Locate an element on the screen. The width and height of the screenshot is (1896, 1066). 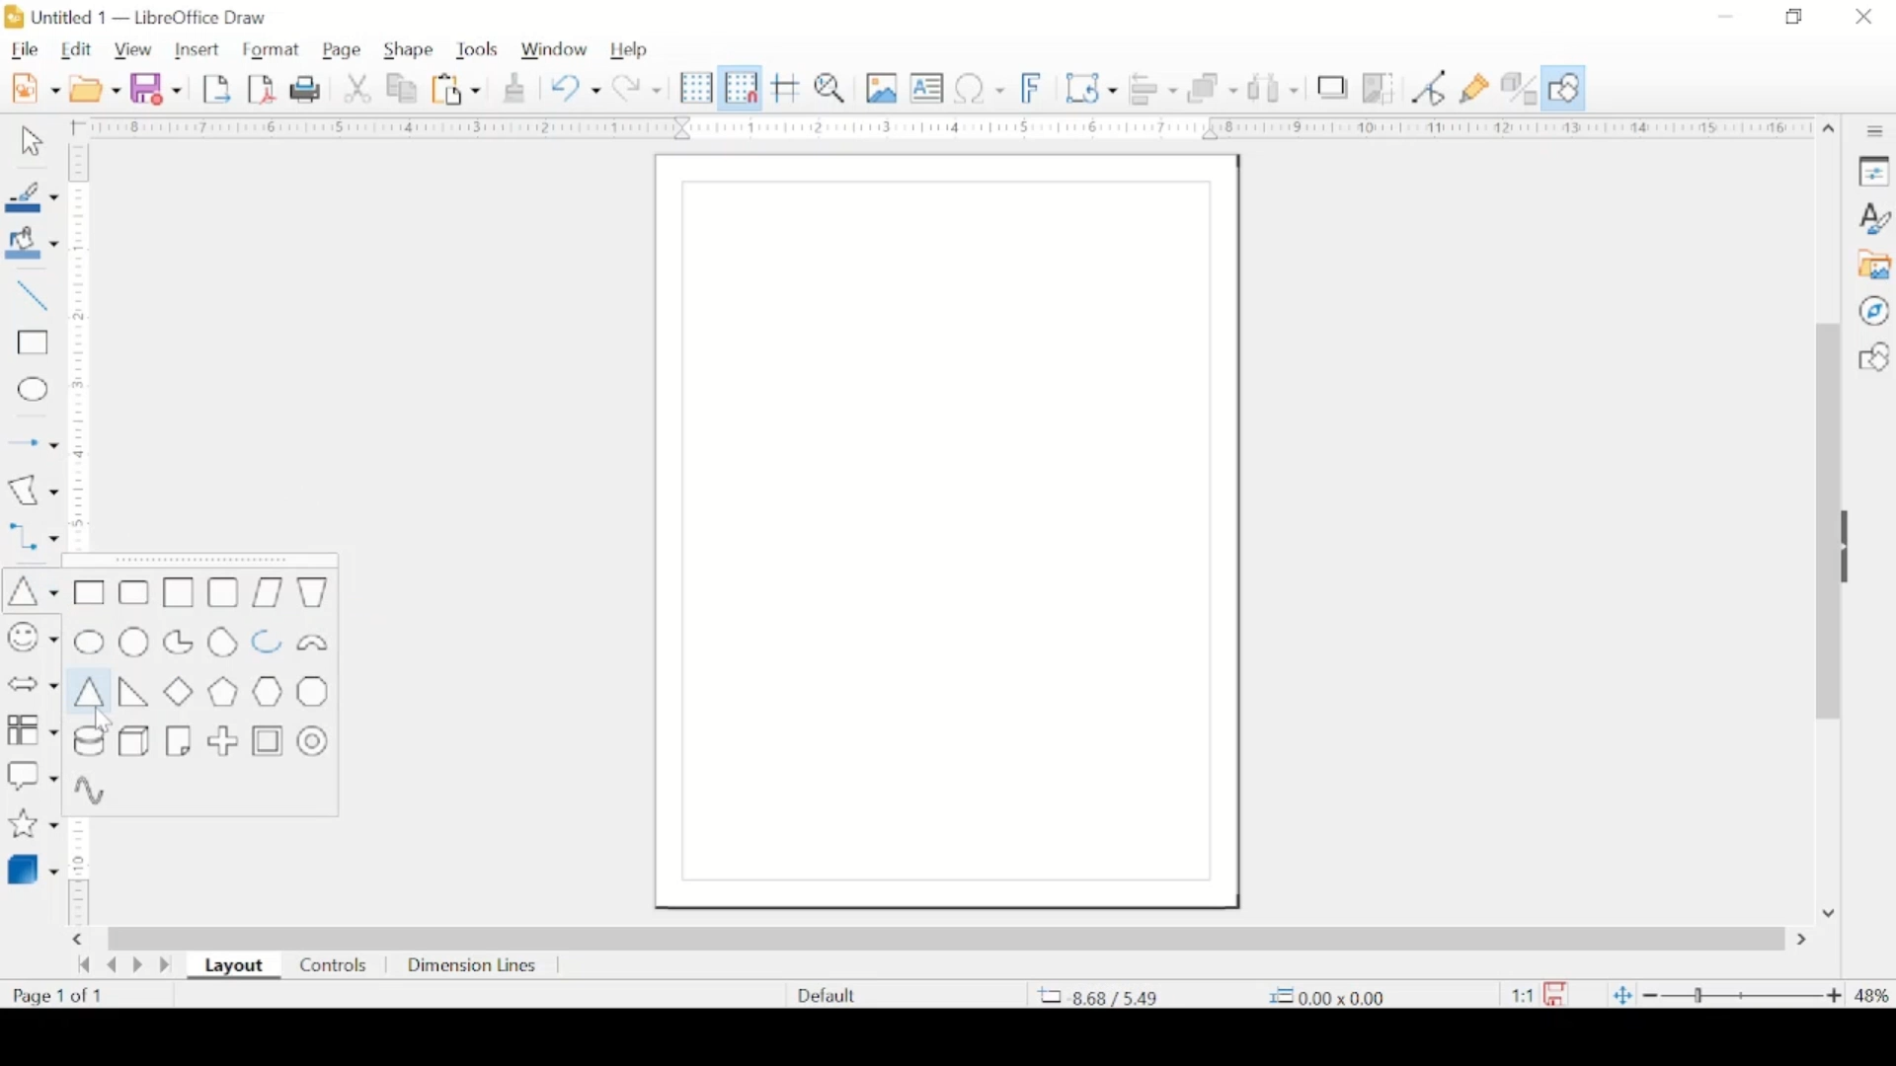
diamond is located at coordinates (180, 692).